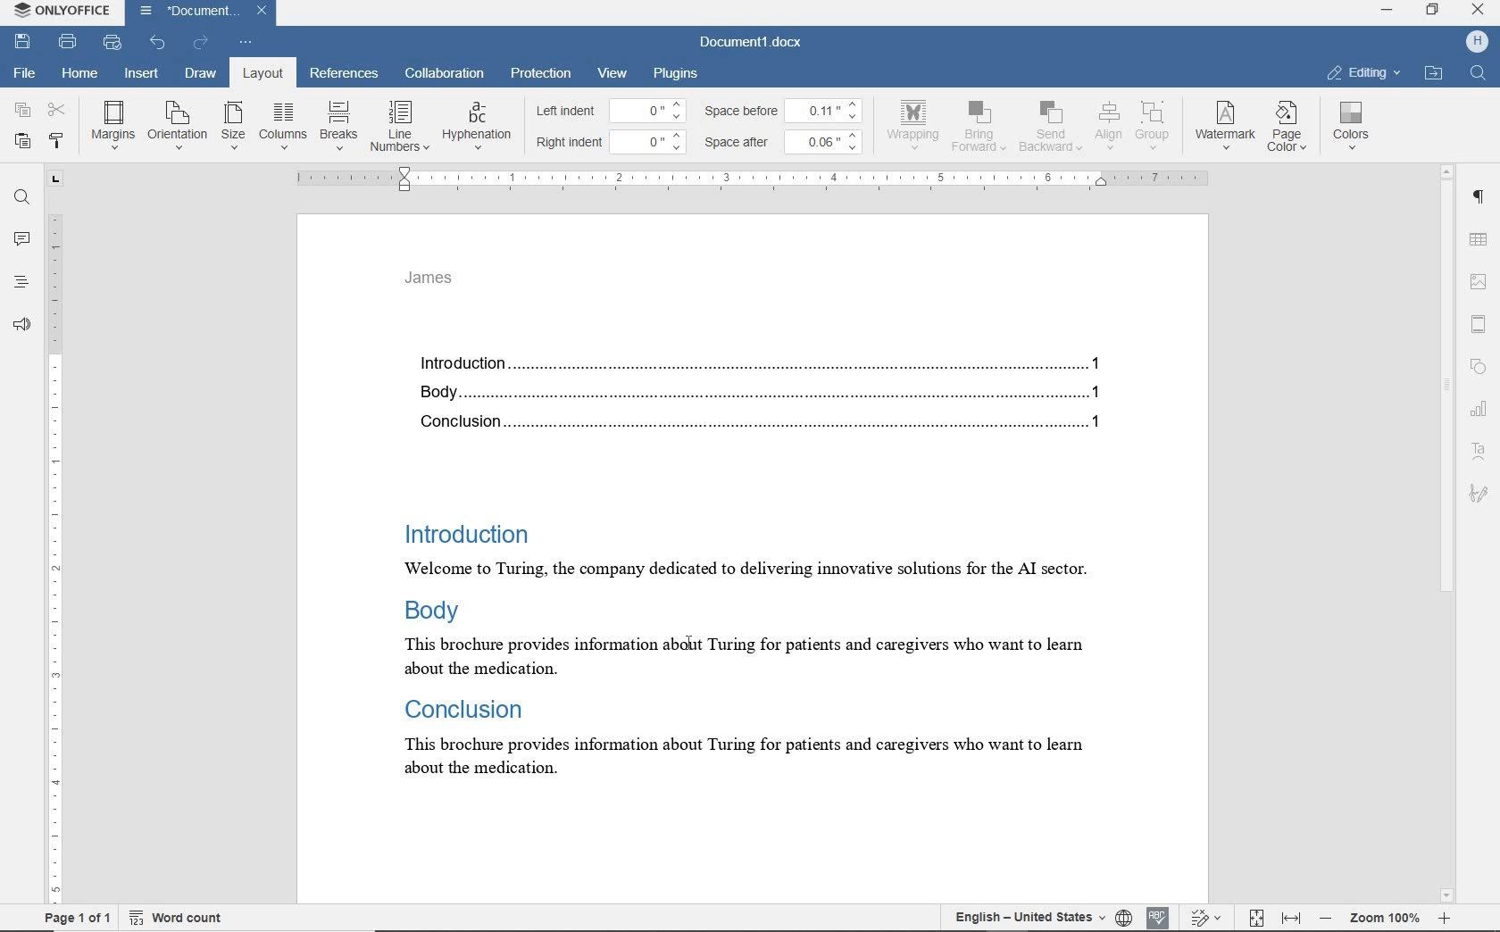  What do you see at coordinates (1050, 129) in the screenshot?
I see `send backward` at bounding box center [1050, 129].